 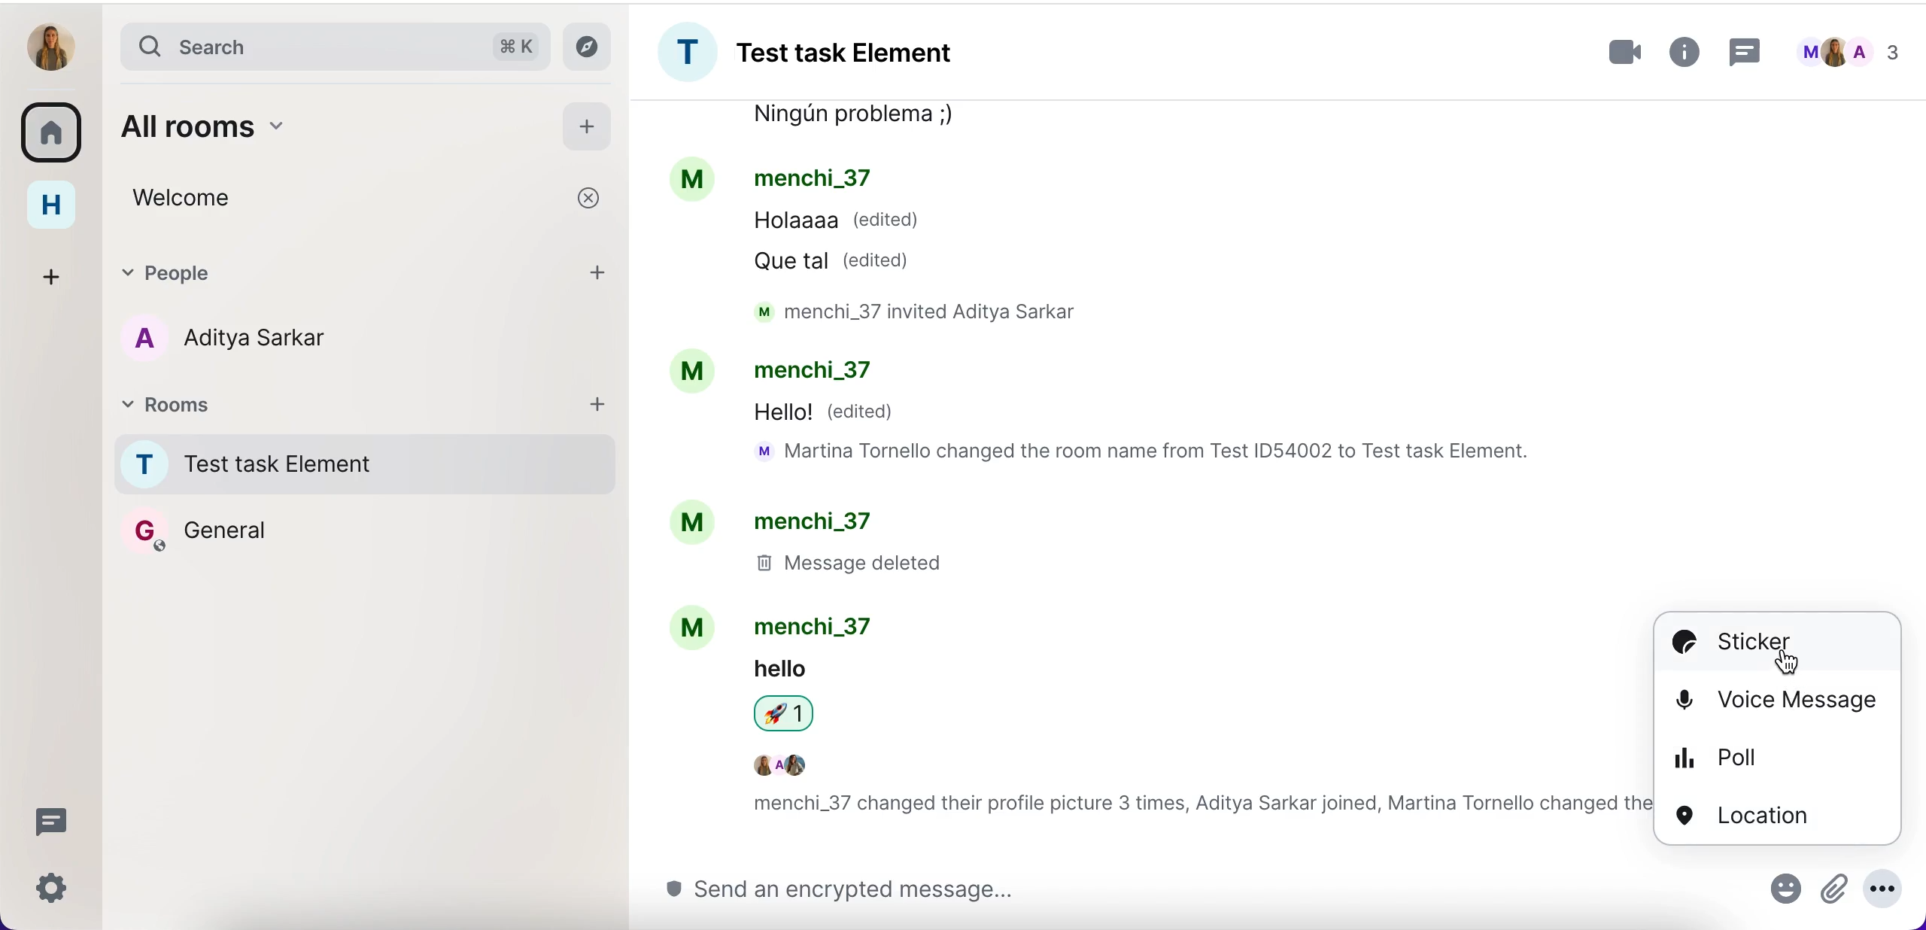 What do you see at coordinates (1625, 53) in the screenshot?
I see `videocall` at bounding box center [1625, 53].